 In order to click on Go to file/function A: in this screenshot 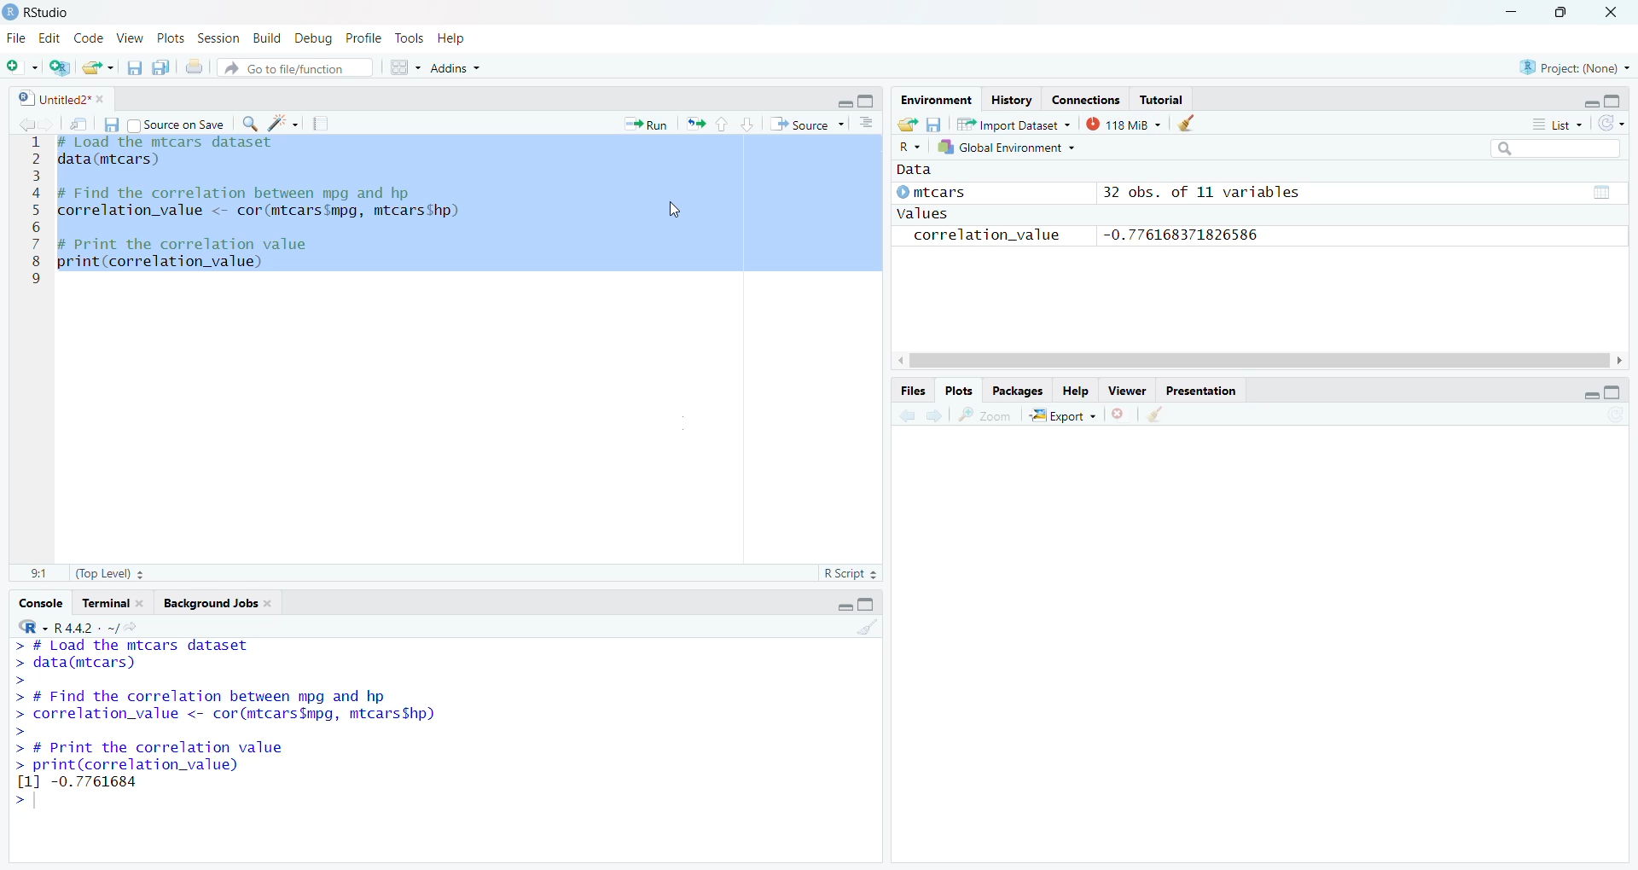, I will do `click(298, 67)`.